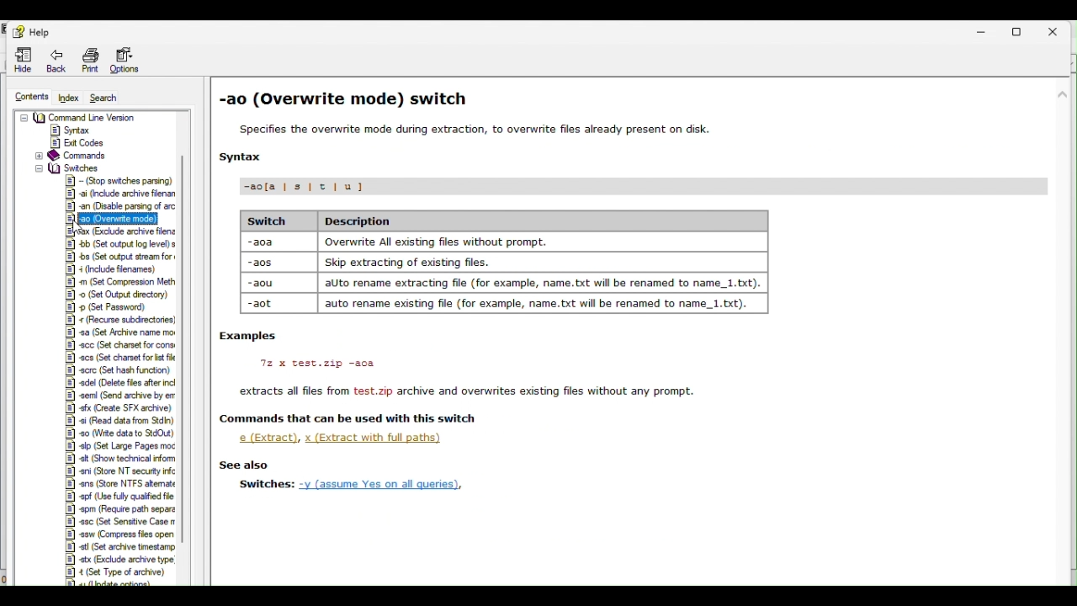 The image size is (1077, 606). What do you see at coordinates (122, 559) in the screenshot?
I see `[8] atx (Exclude archive type` at bounding box center [122, 559].